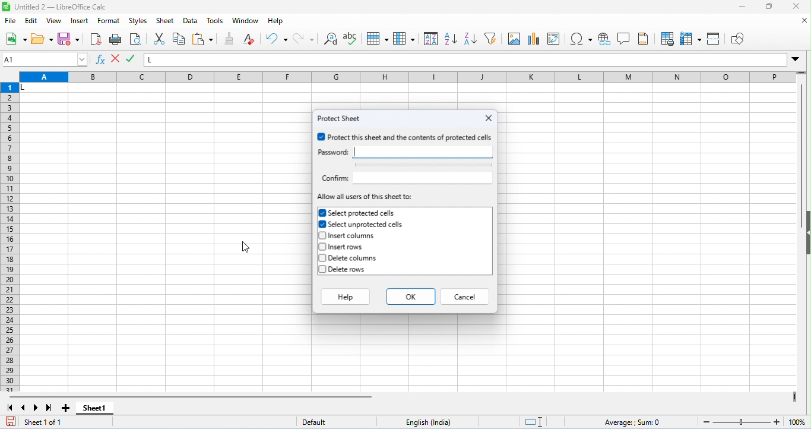  What do you see at coordinates (96, 39) in the screenshot?
I see `export pdf` at bounding box center [96, 39].